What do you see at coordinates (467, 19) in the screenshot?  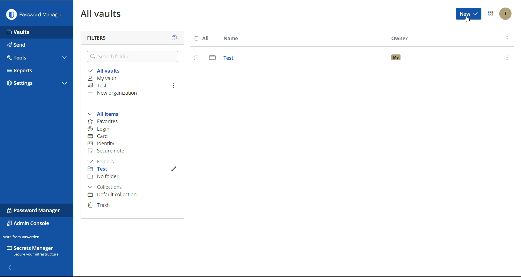 I see `Cursor` at bounding box center [467, 19].